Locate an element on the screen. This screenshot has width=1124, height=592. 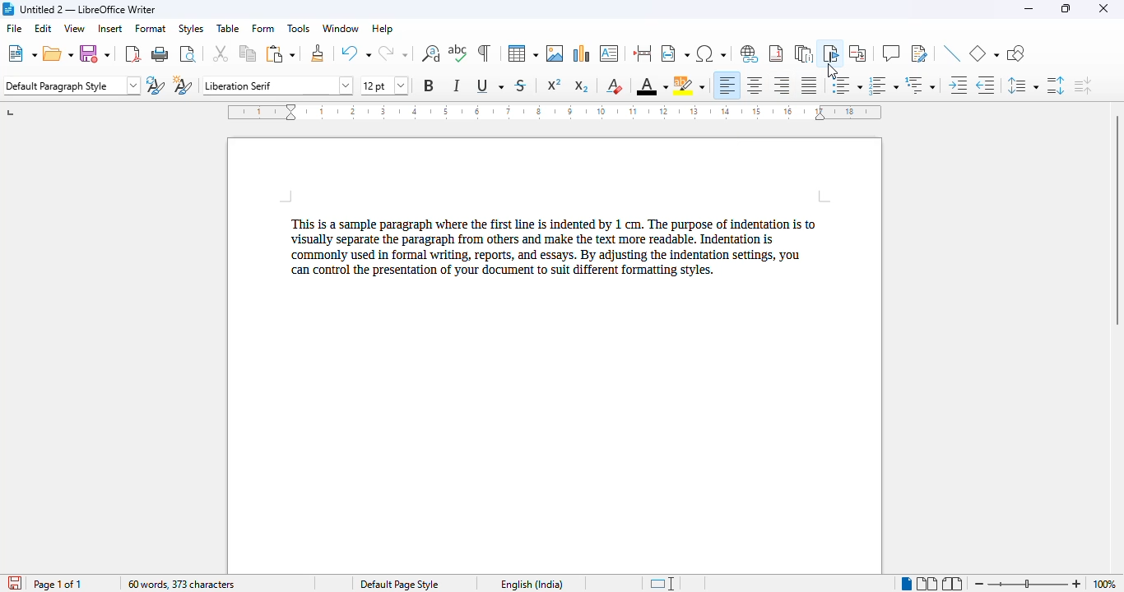
spelling is located at coordinates (458, 53).